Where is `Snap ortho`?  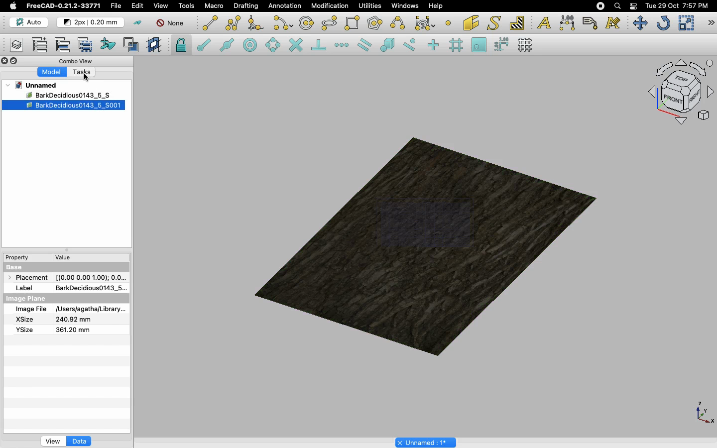
Snap ortho is located at coordinates (435, 46).